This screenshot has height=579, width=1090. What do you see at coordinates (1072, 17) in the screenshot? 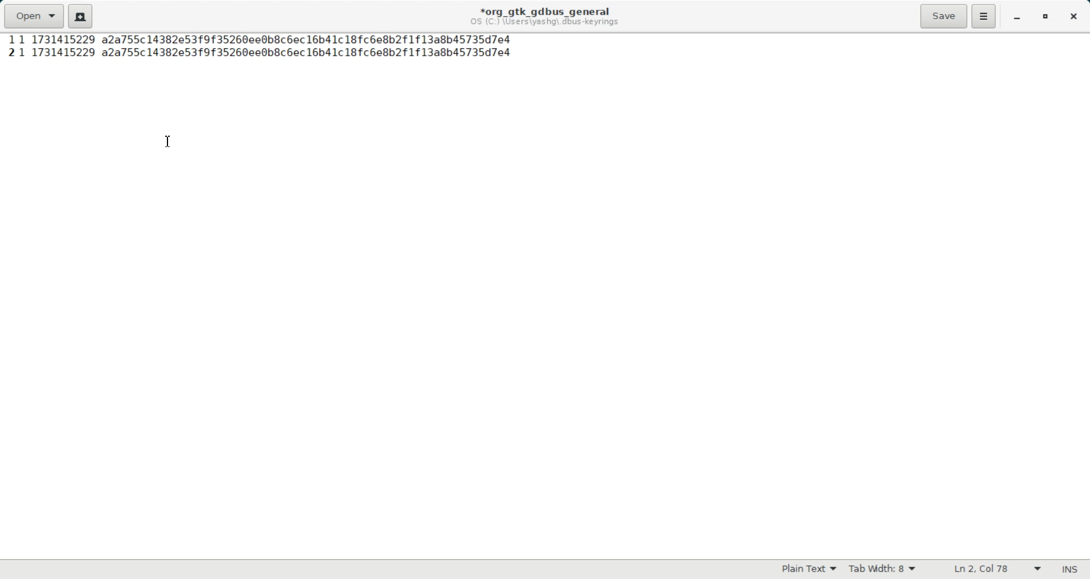
I see `Close` at bounding box center [1072, 17].